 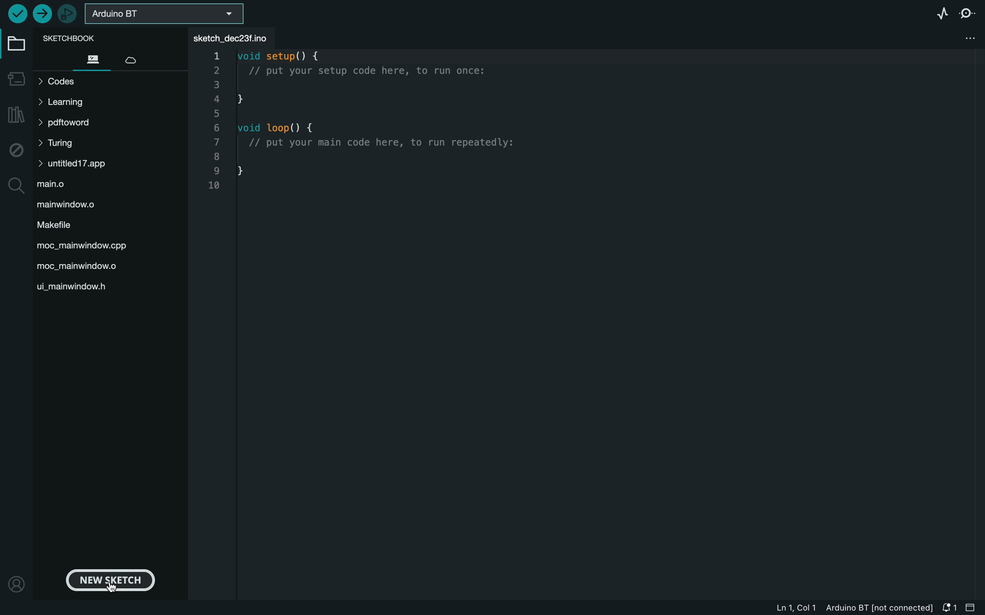 I want to click on verify, so click(x=16, y=13).